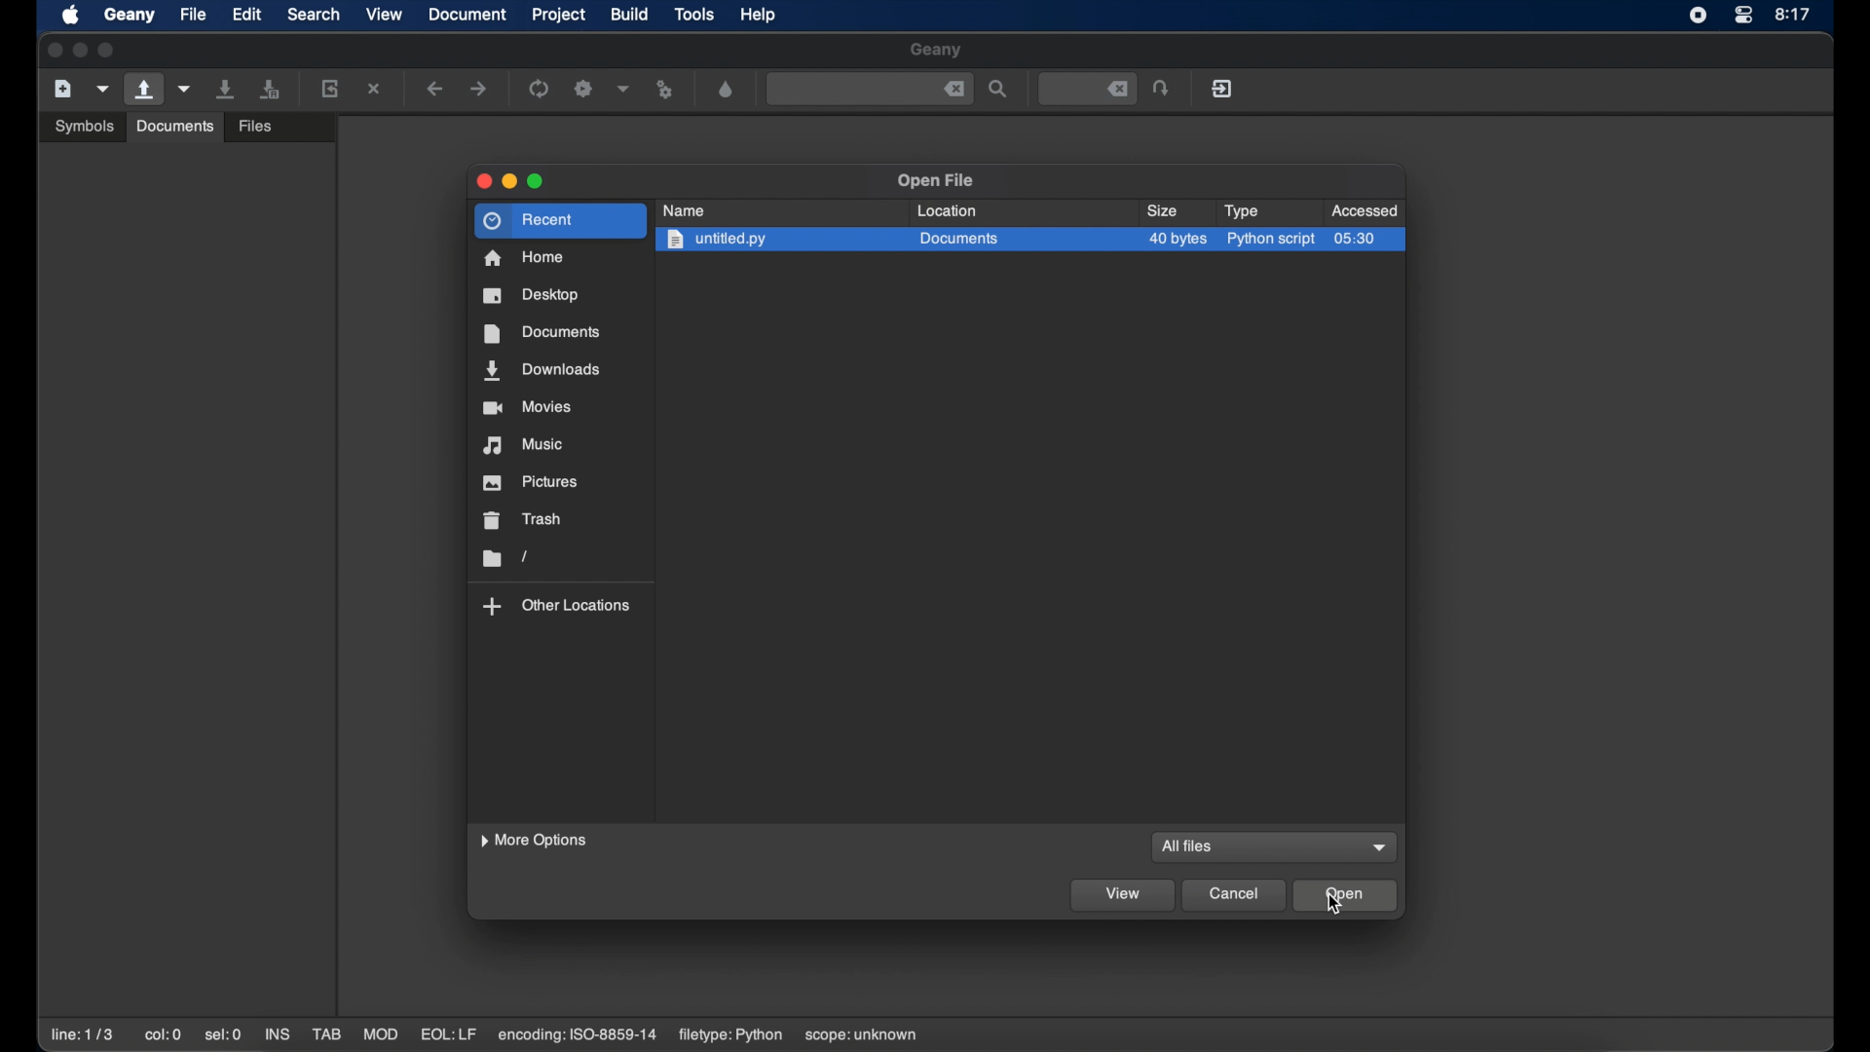 This screenshot has height=1052, width=1870. Describe the element at coordinates (542, 334) in the screenshot. I see `documents` at that location.